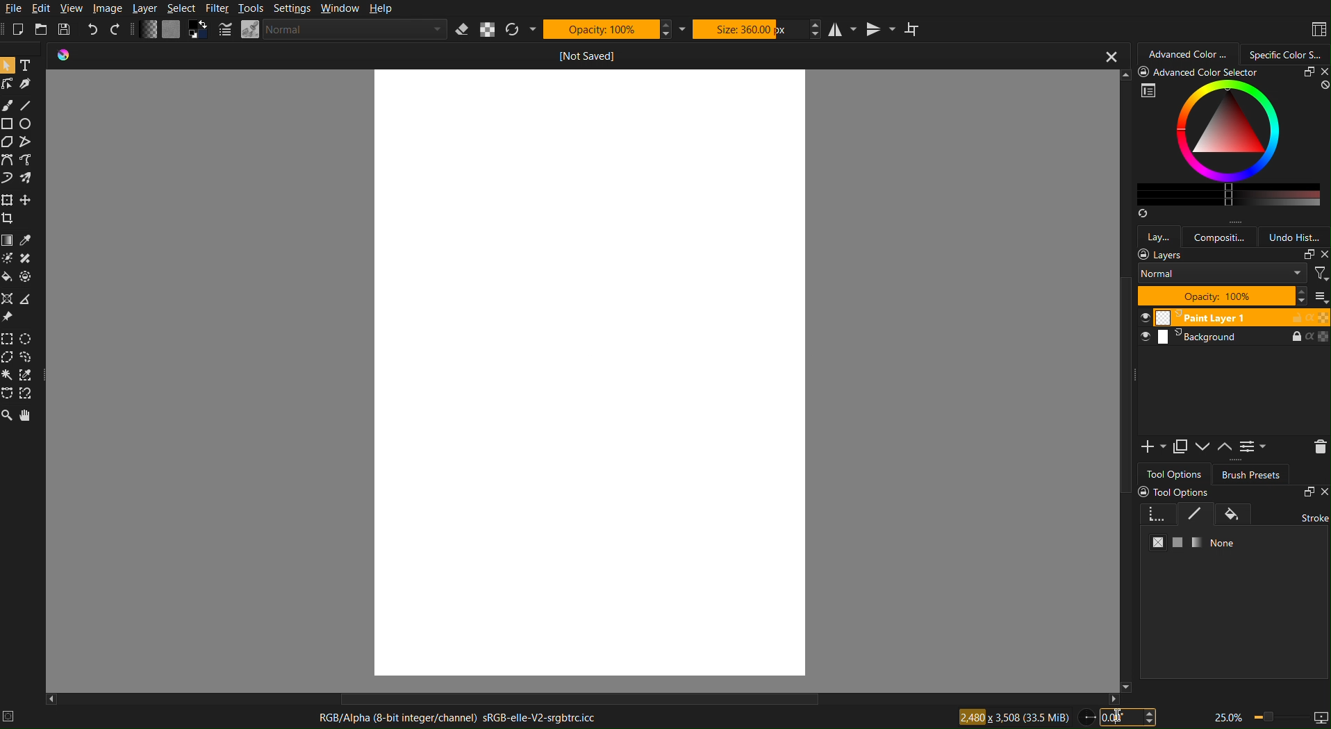  Describe the element at coordinates (911, 28) in the screenshot. I see `Wrap around` at that location.